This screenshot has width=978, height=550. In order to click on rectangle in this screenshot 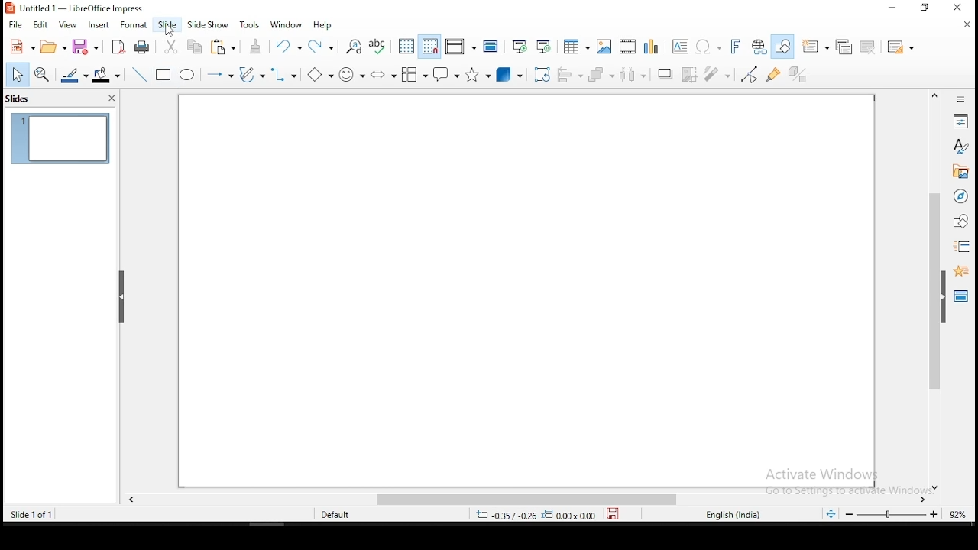, I will do `click(163, 74)`.